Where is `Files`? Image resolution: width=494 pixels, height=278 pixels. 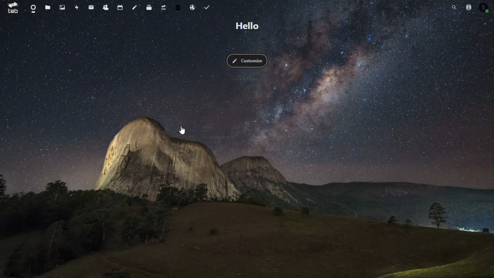
Files is located at coordinates (48, 8).